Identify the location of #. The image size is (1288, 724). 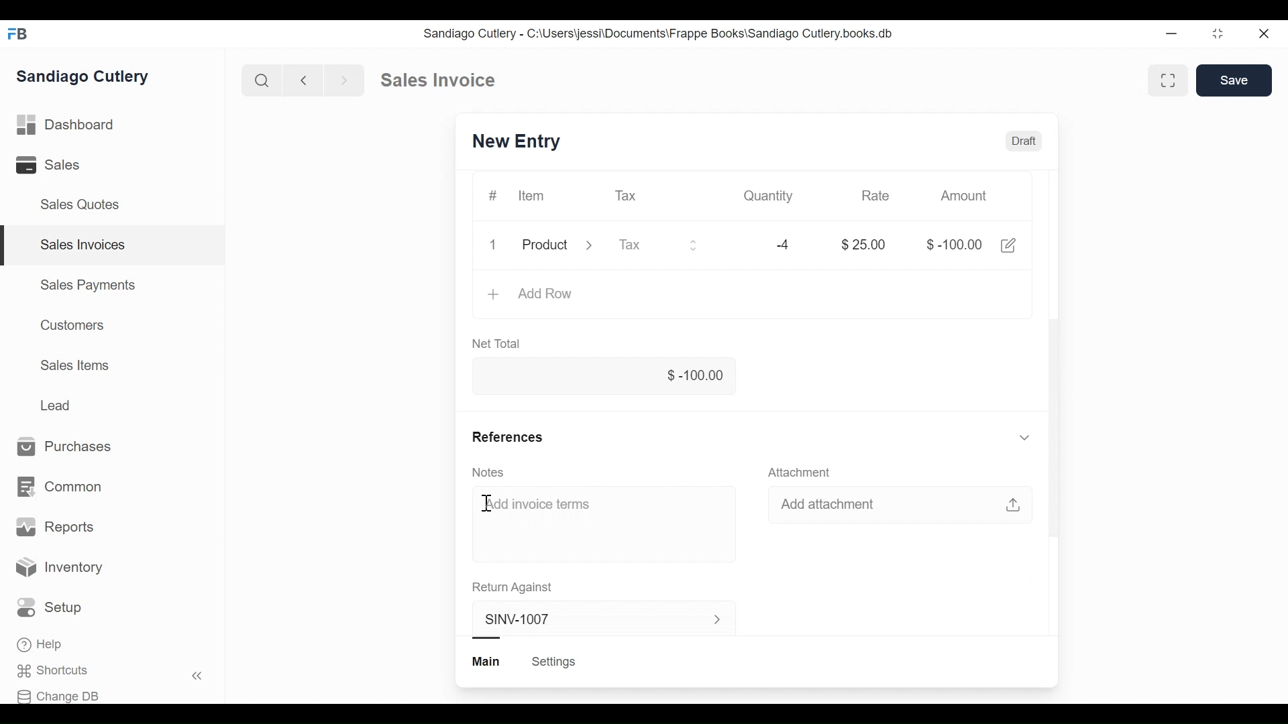
(492, 196).